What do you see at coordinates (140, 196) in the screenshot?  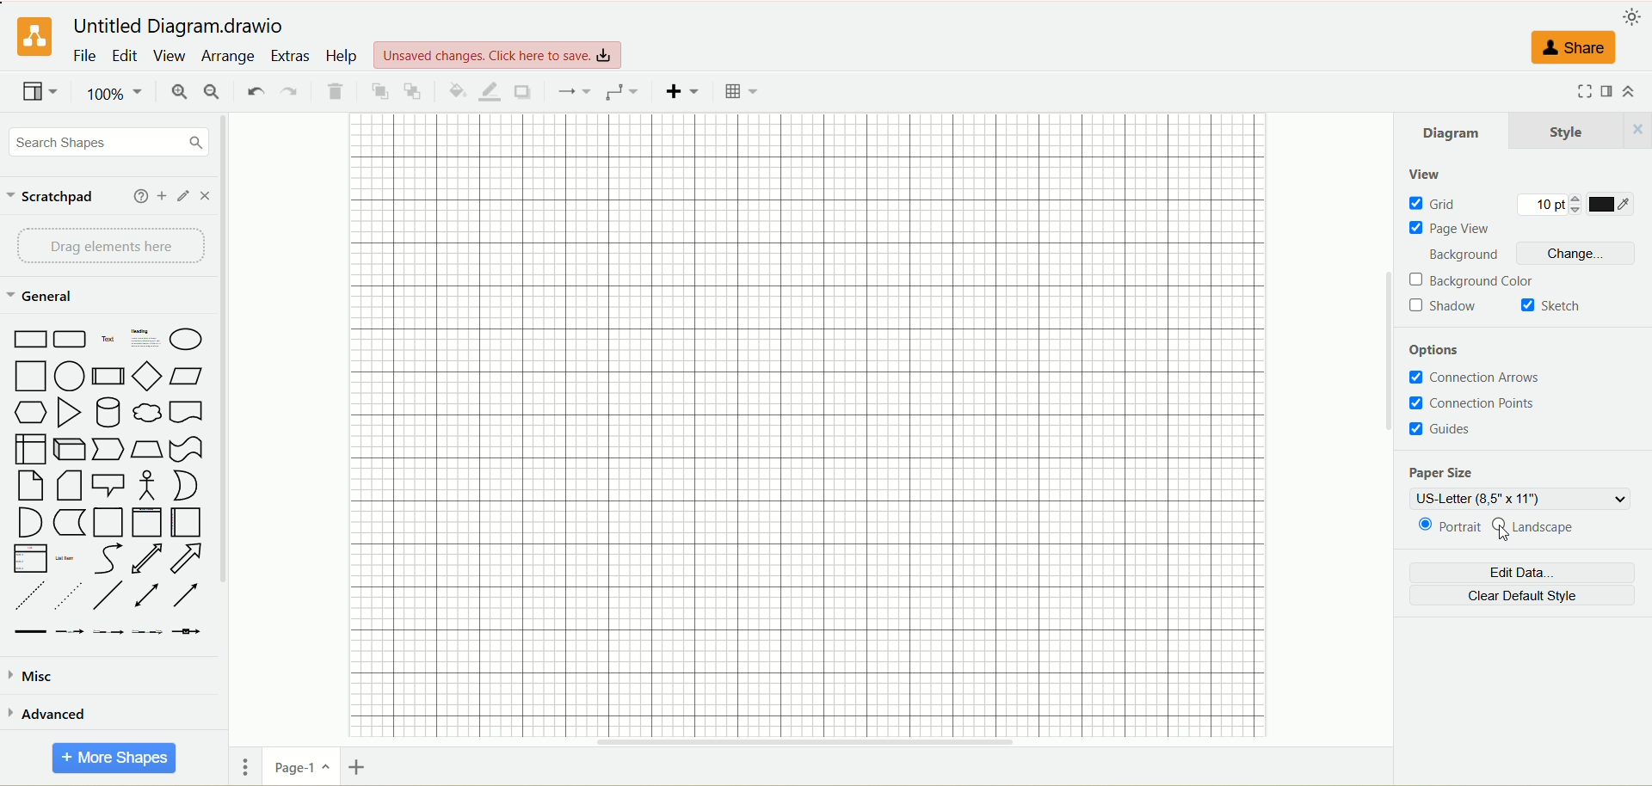 I see `help` at bounding box center [140, 196].